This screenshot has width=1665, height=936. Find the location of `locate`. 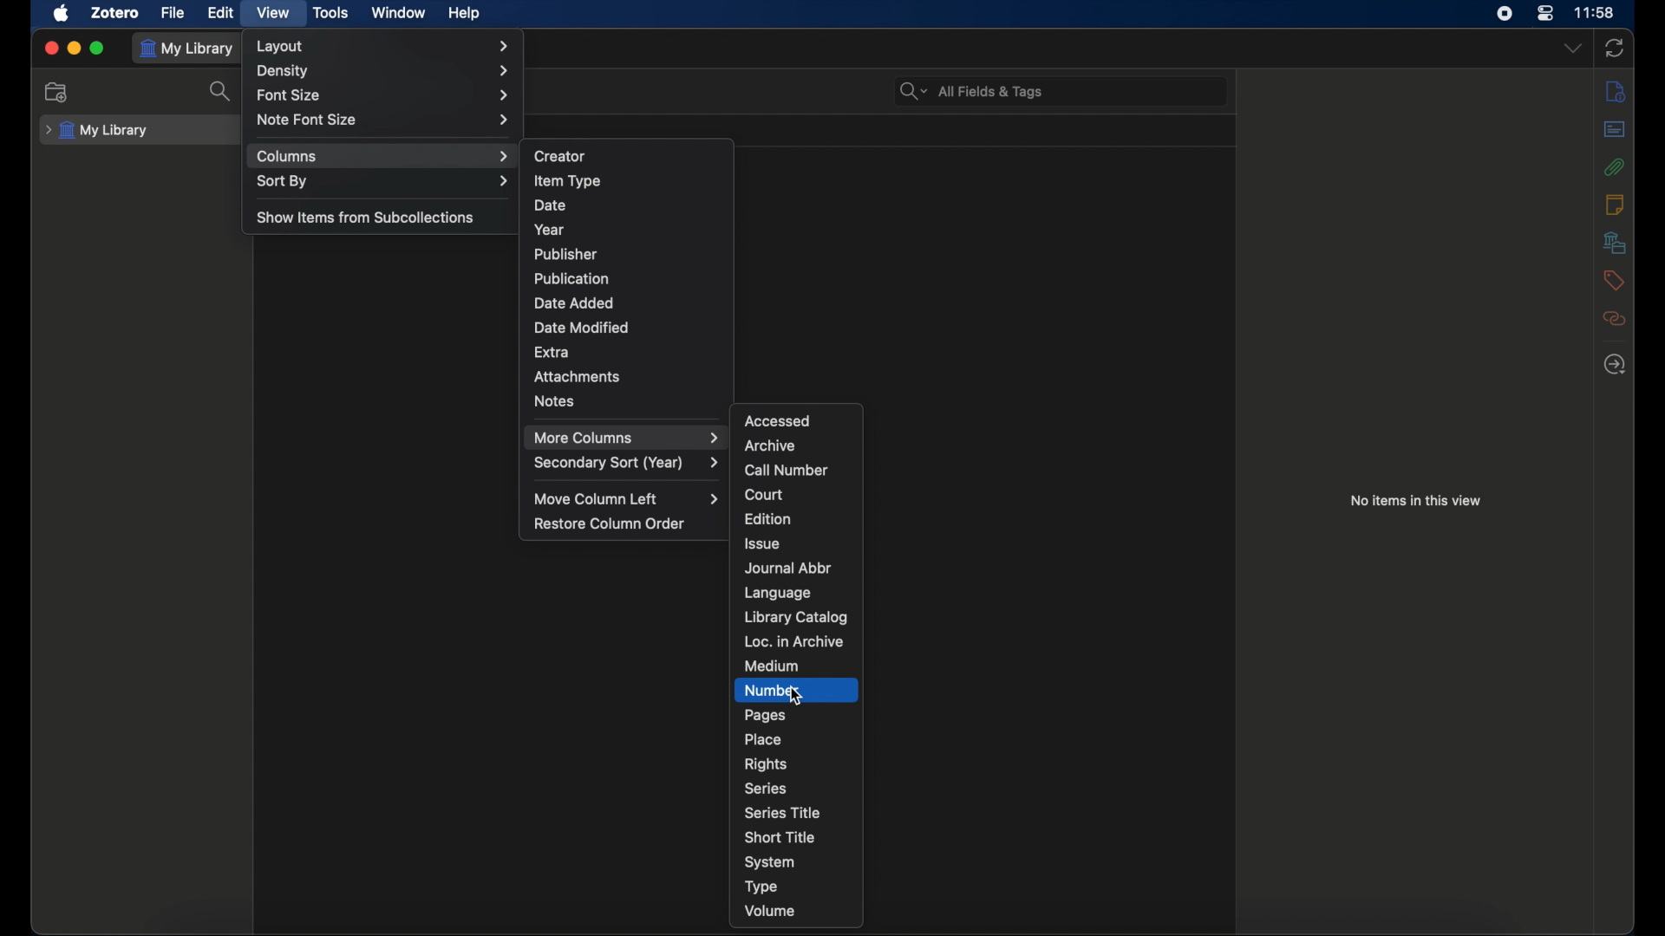

locate is located at coordinates (1614, 365).